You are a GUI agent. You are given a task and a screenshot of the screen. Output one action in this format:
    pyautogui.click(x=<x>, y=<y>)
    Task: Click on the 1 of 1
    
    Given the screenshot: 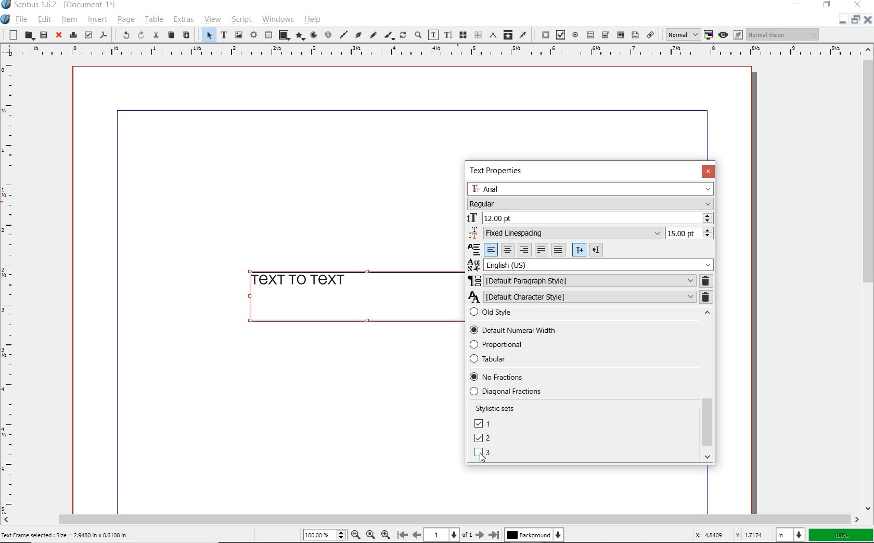 What is the action you would take?
    pyautogui.click(x=448, y=535)
    